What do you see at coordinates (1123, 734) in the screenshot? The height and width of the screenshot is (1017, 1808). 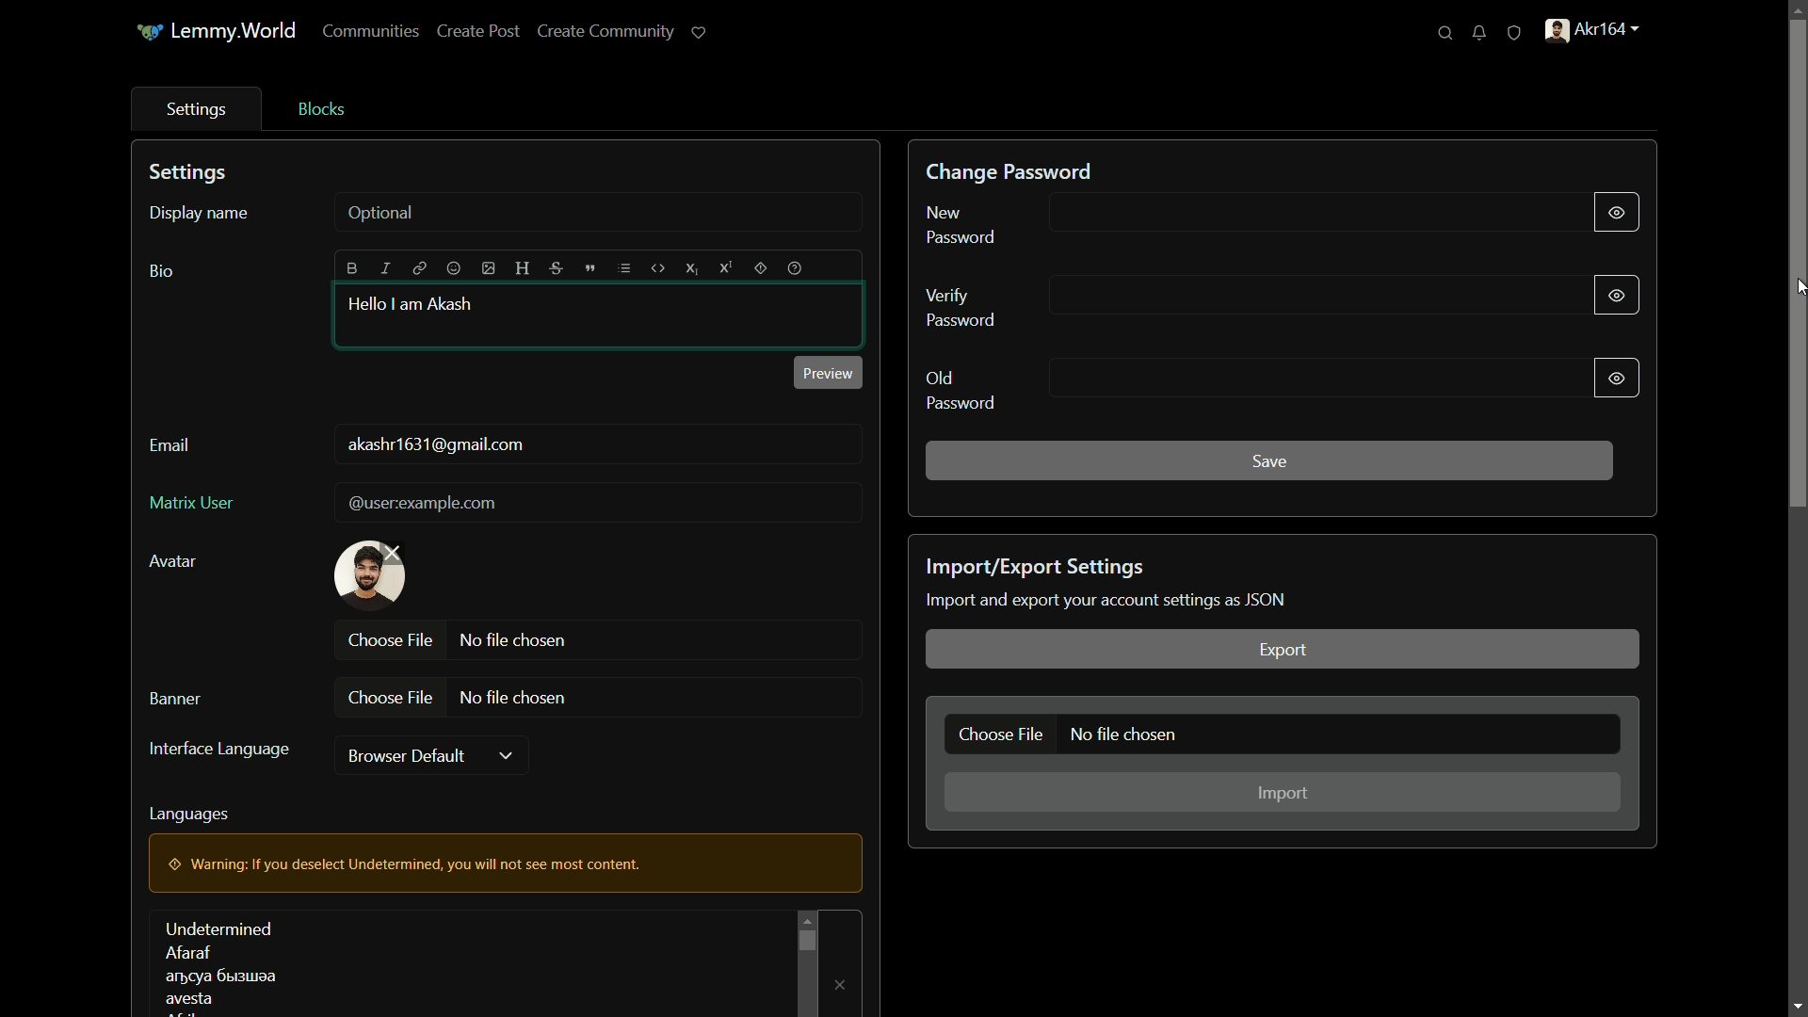 I see `no file chosen` at bounding box center [1123, 734].